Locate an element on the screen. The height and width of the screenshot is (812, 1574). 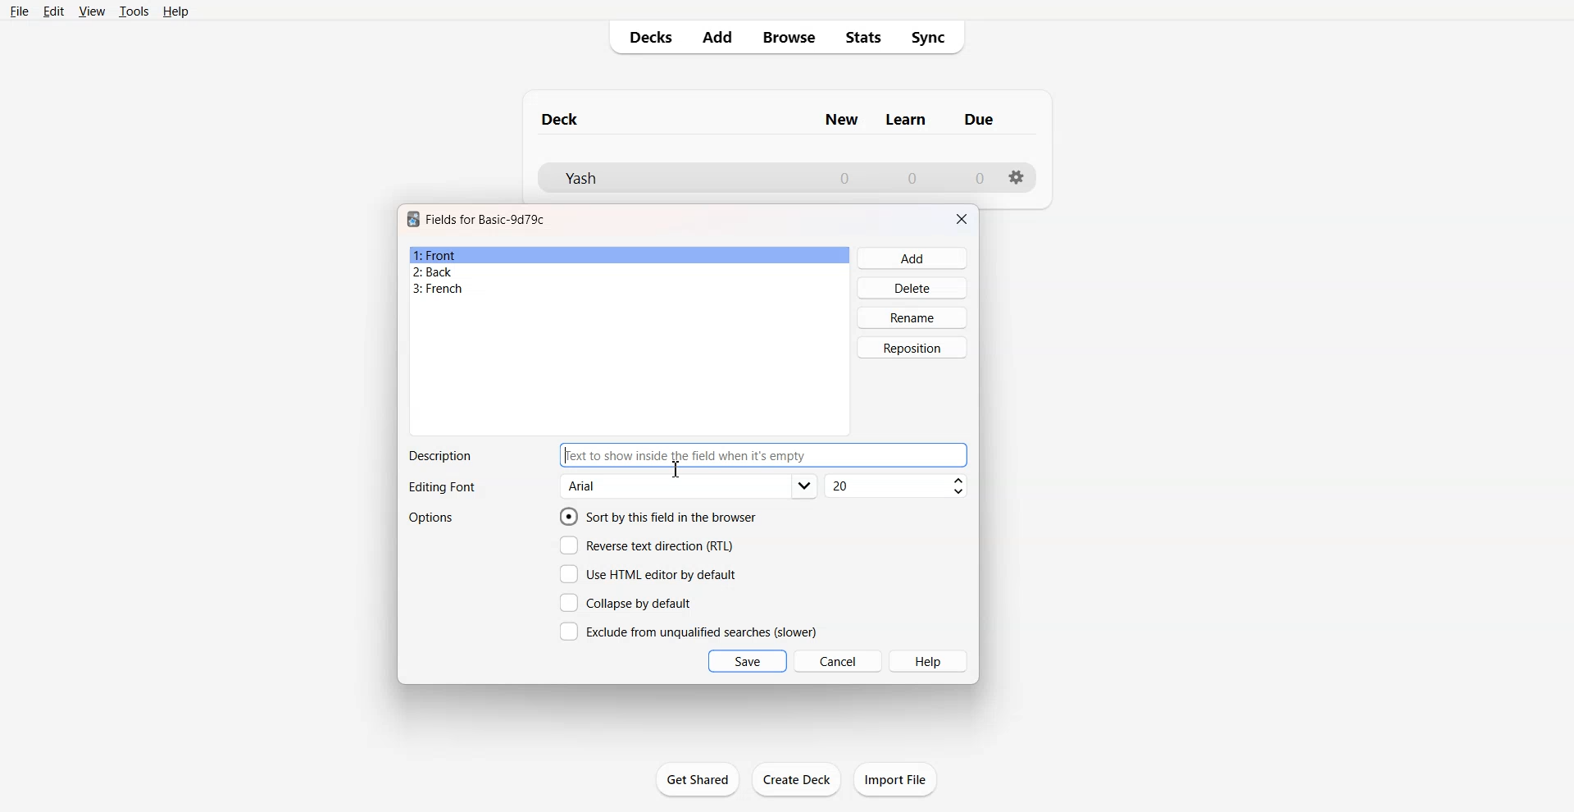
File is located at coordinates (18, 11).